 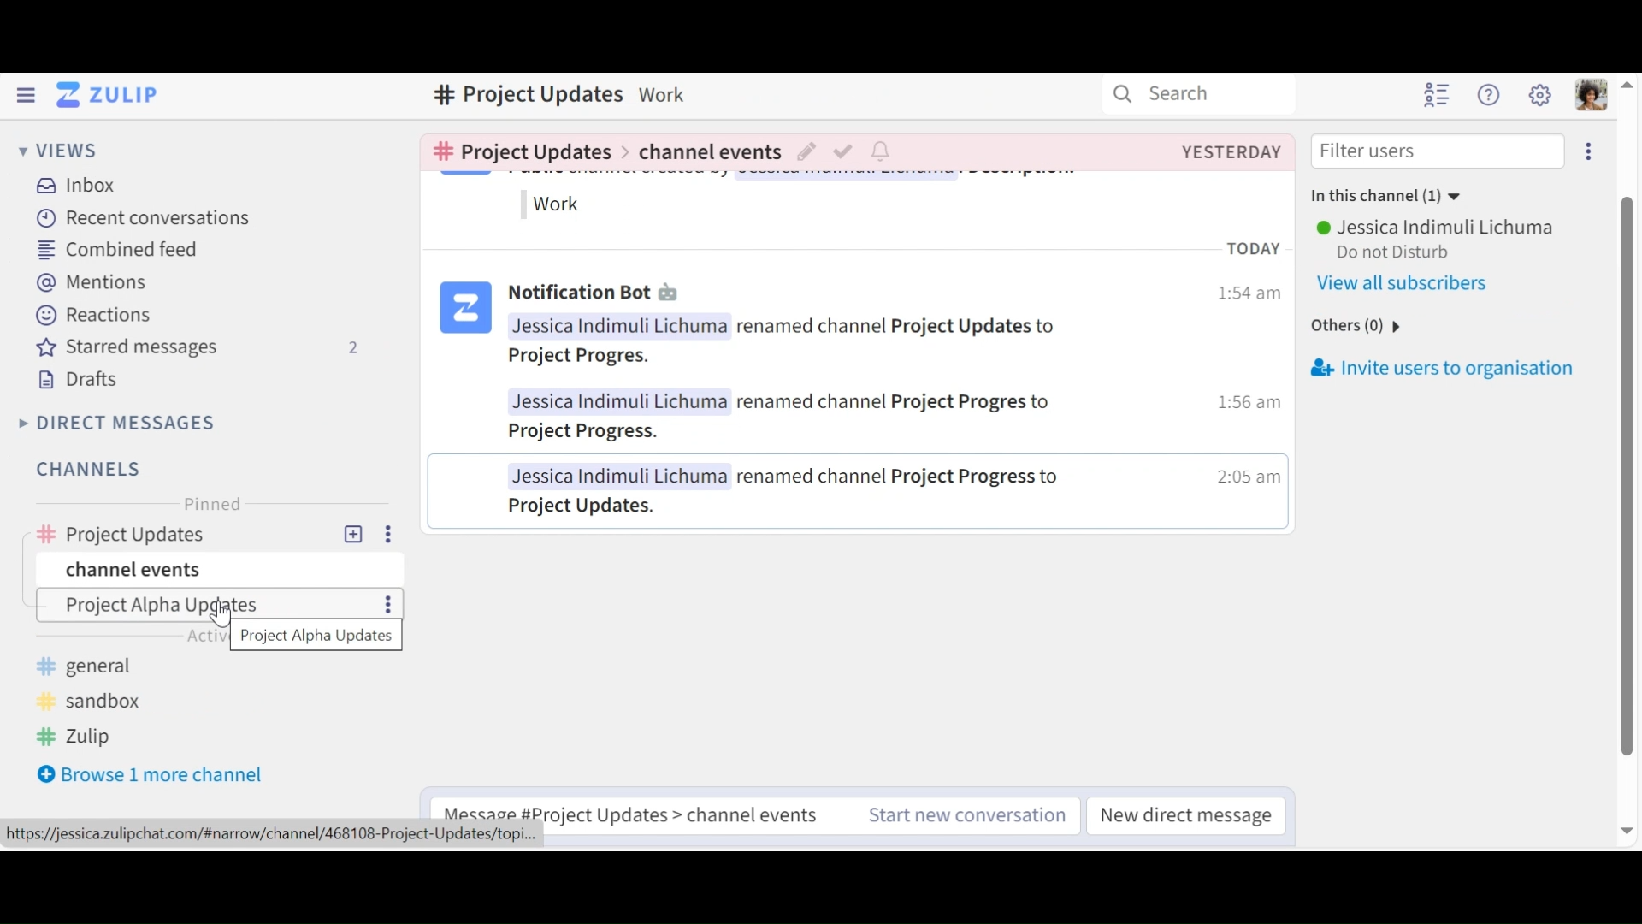 What do you see at coordinates (210, 502) in the screenshot?
I see `Pinned` at bounding box center [210, 502].